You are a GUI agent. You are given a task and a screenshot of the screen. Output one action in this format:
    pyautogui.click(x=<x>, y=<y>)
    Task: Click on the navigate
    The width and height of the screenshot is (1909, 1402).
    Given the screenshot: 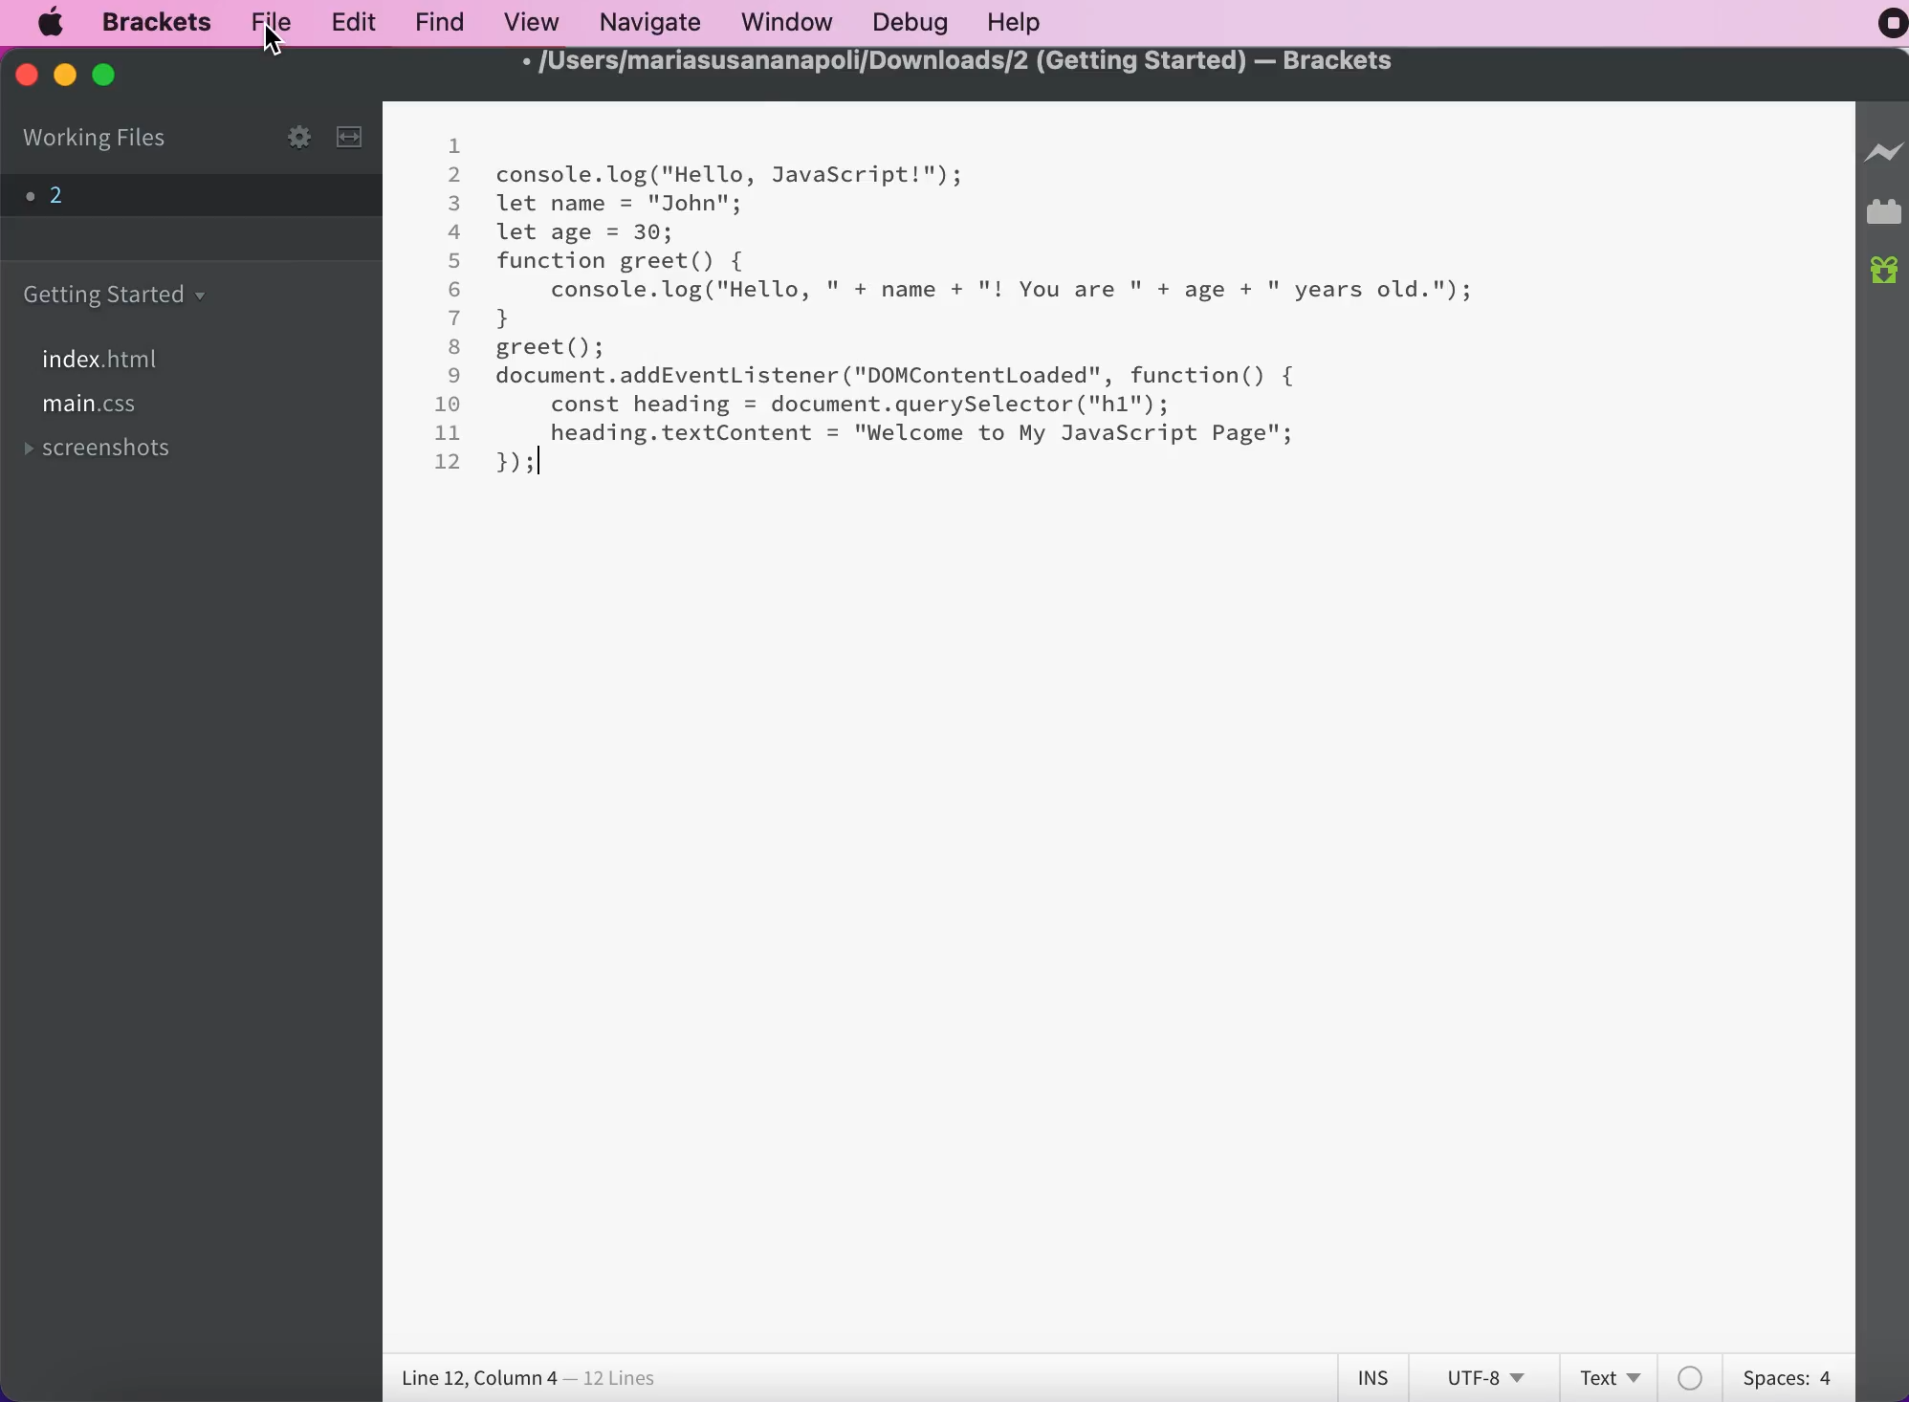 What is the action you would take?
    pyautogui.click(x=649, y=20)
    